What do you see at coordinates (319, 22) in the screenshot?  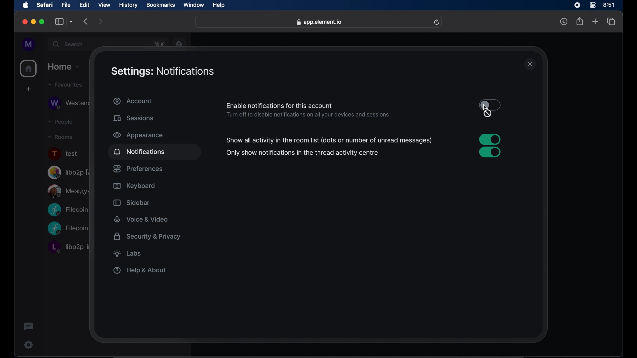 I see `web address- app.element.io` at bounding box center [319, 22].